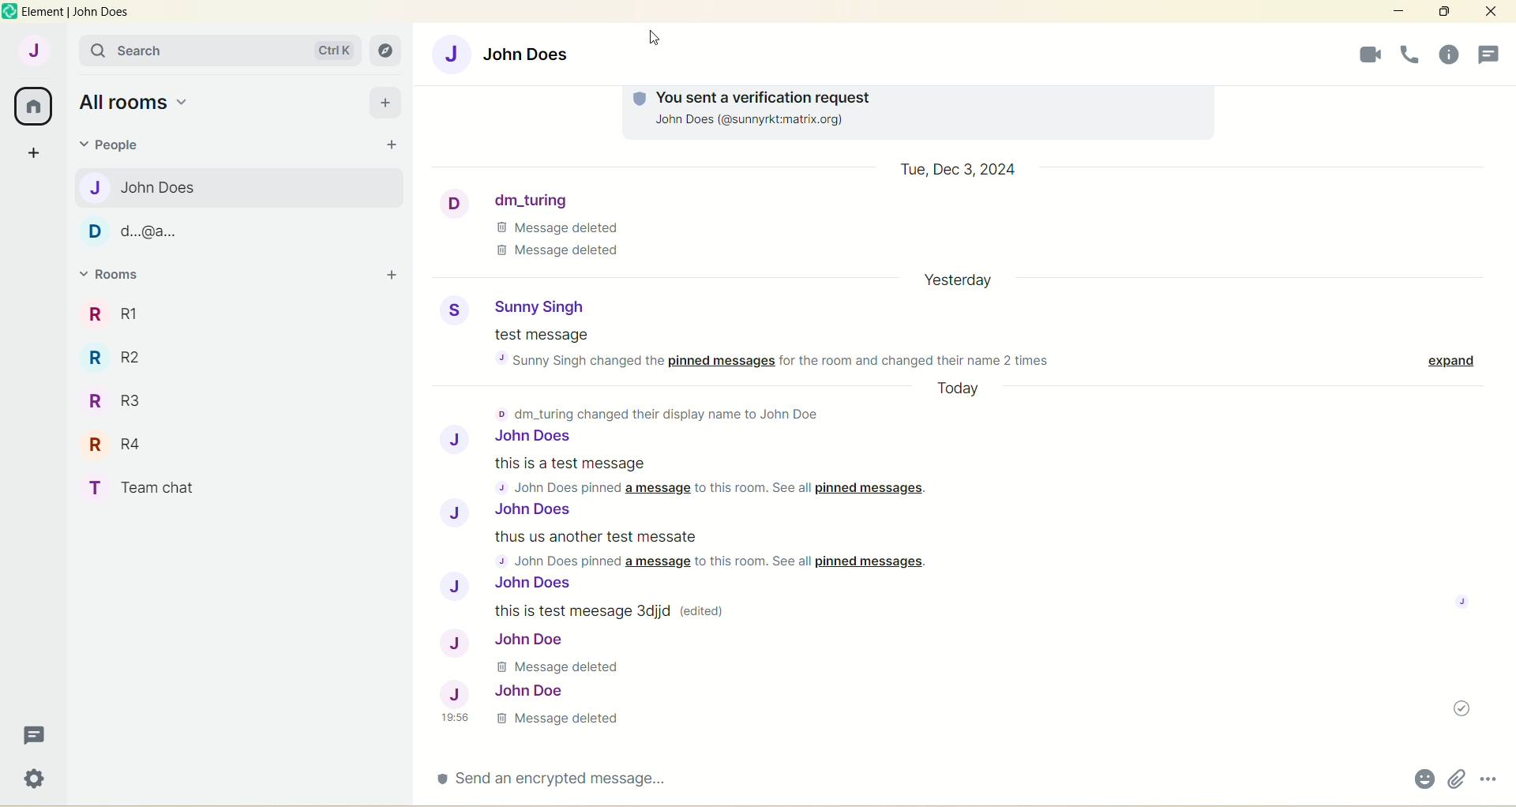 This screenshot has height=807, width=1516. What do you see at coordinates (617, 608) in the screenshot?
I see `this is test message 3djjd (edited)` at bounding box center [617, 608].